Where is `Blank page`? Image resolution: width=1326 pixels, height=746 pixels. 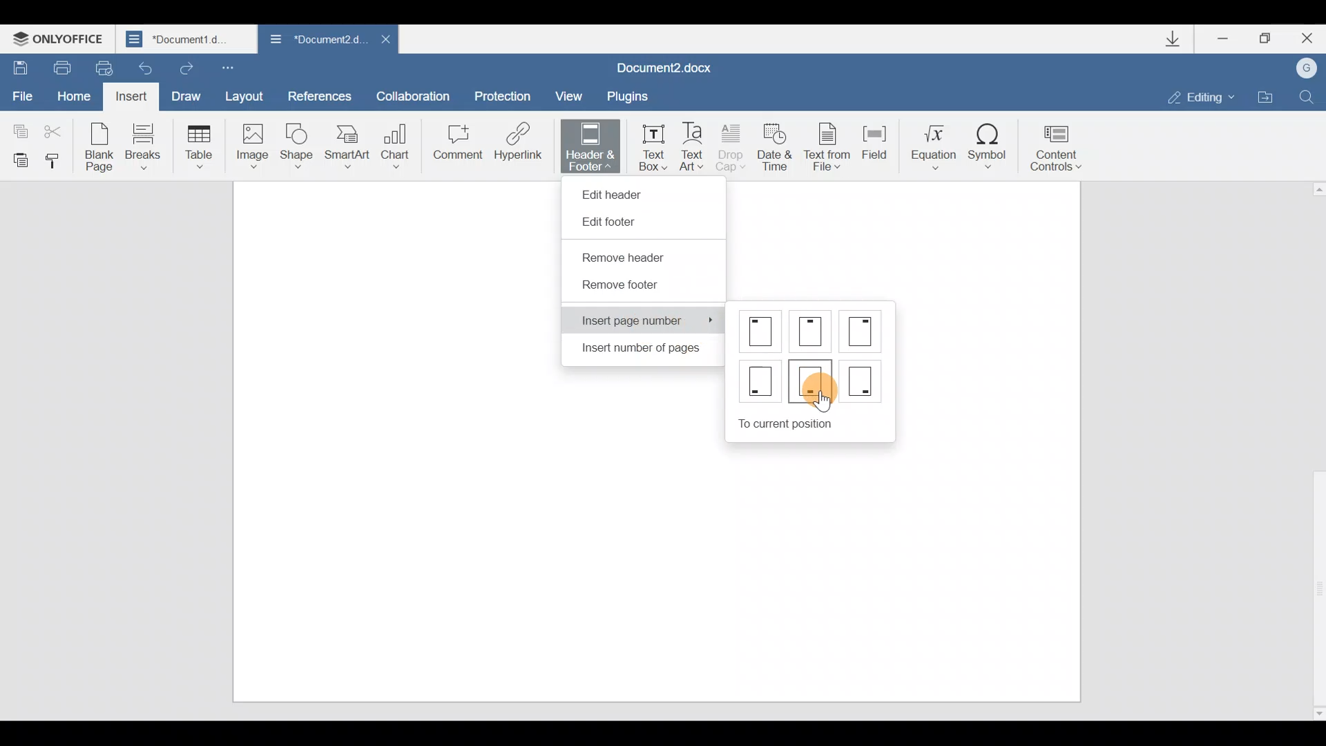 Blank page is located at coordinates (101, 146).